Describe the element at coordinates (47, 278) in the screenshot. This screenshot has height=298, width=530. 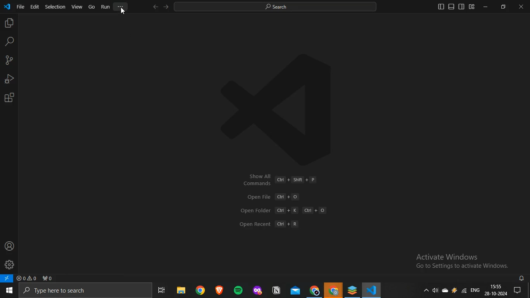
I see `no ports forwarded` at that location.